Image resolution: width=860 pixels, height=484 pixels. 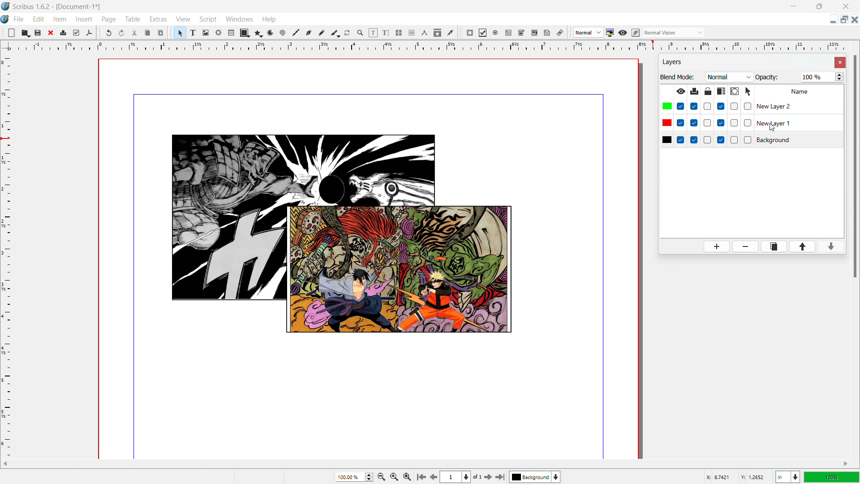 What do you see at coordinates (488, 477) in the screenshot?
I see `go to next page` at bounding box center [488, 477].